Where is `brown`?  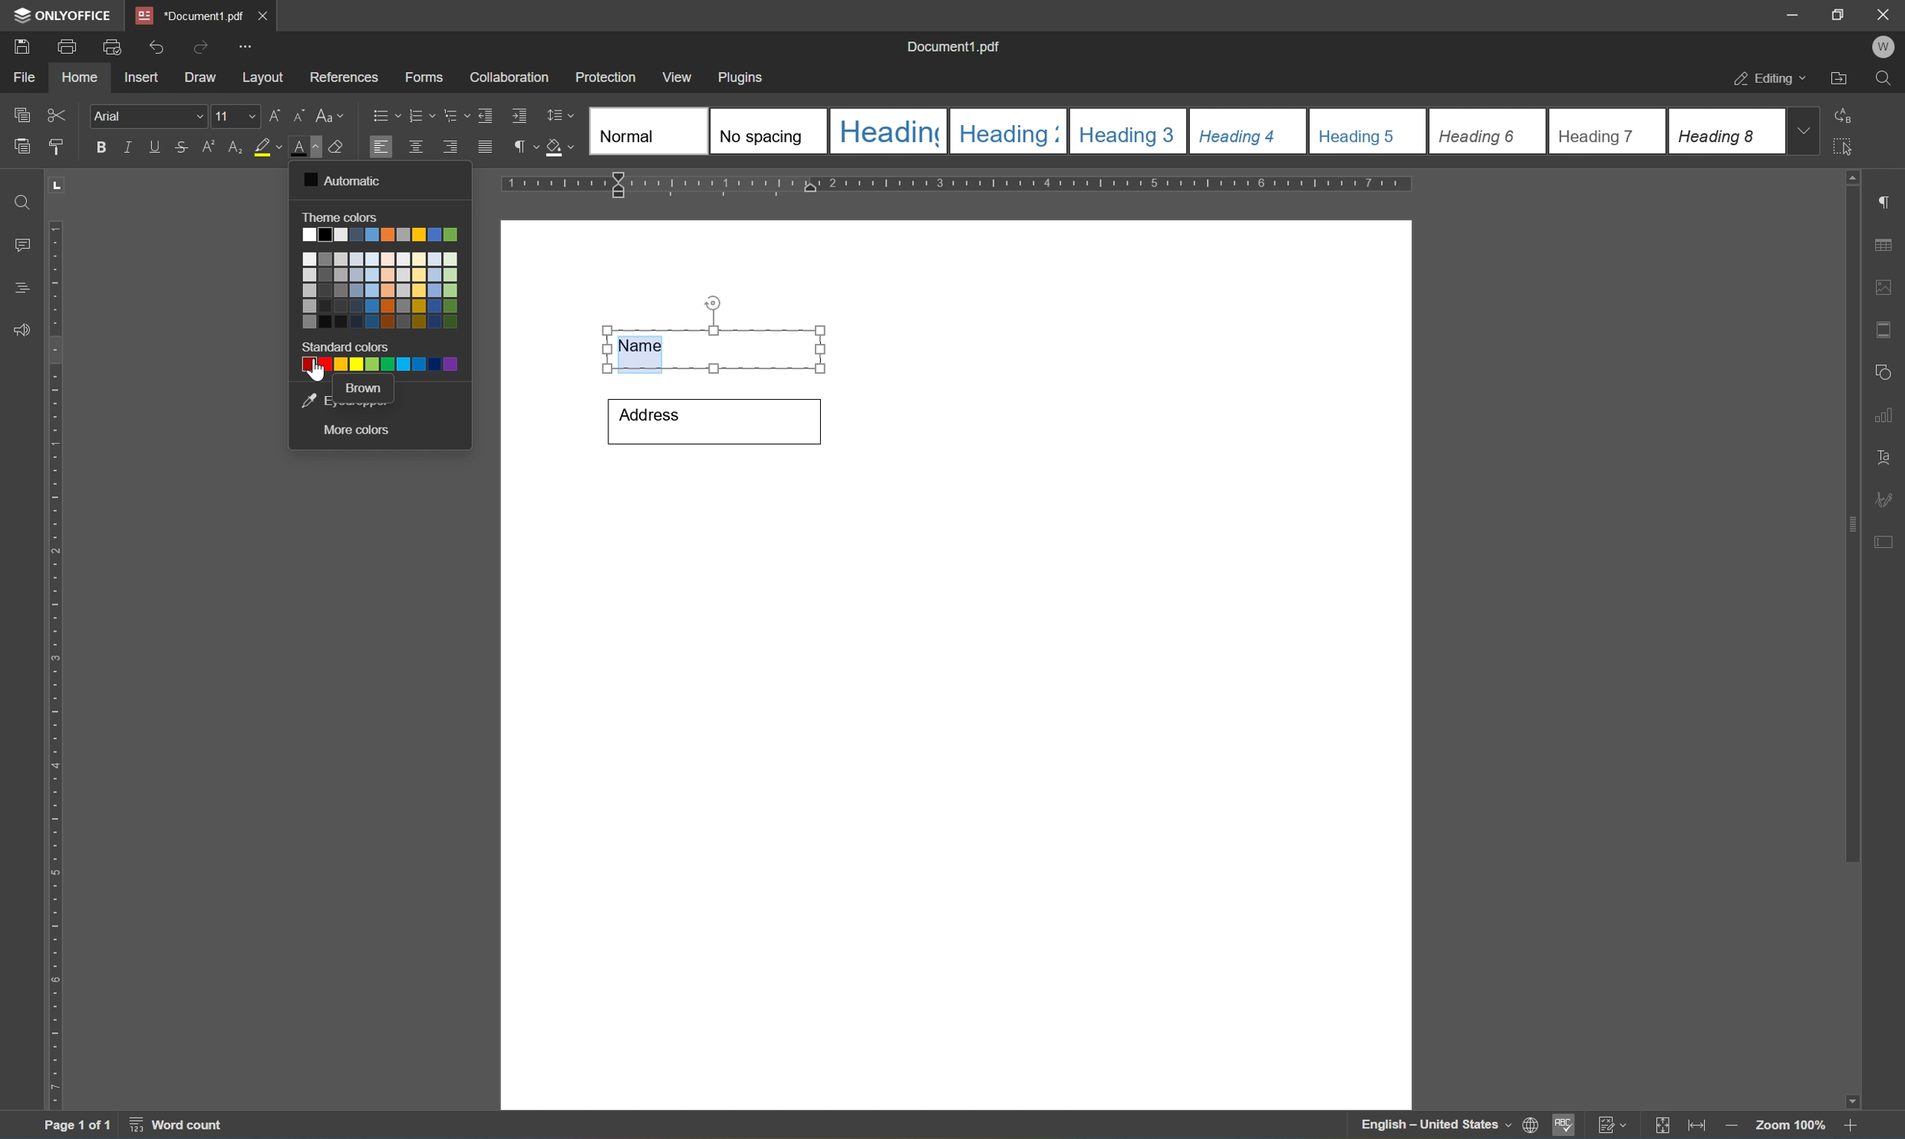
brown is located at coordinates (366, 391).